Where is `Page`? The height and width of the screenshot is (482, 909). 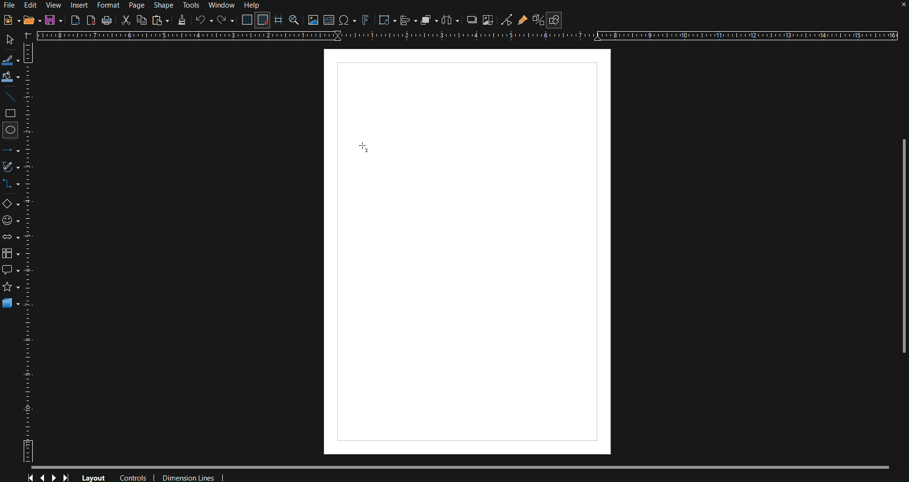 Page is located at coordinates (138, 6).